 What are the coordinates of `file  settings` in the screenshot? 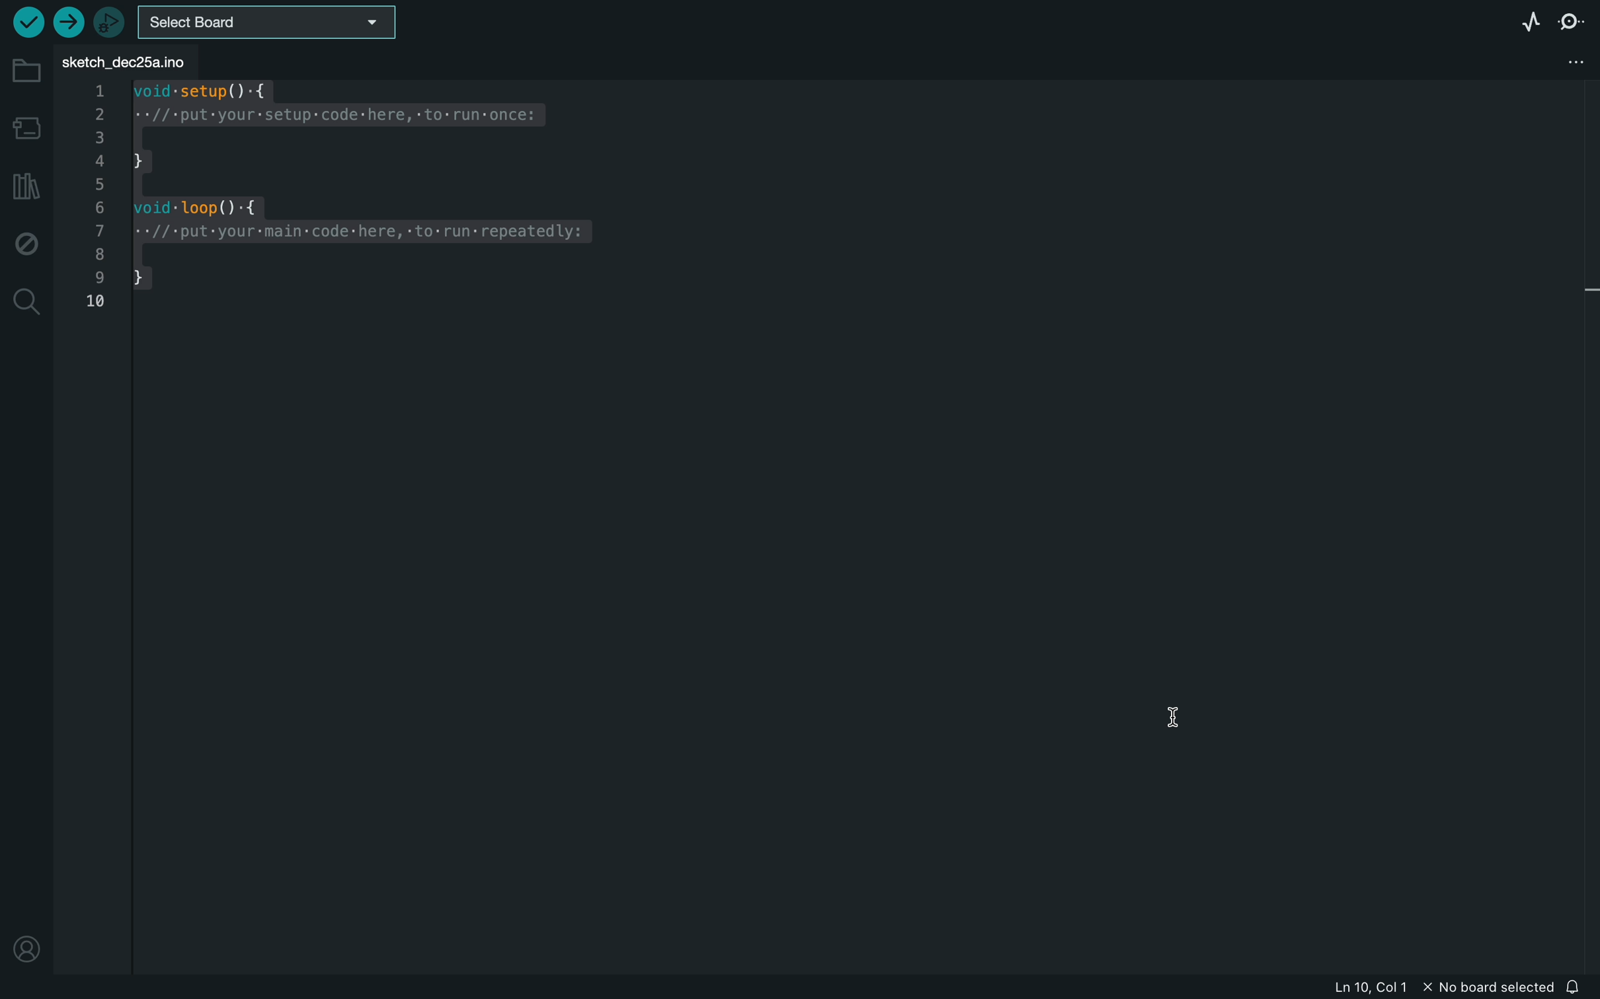 It's located at (1554, 62).